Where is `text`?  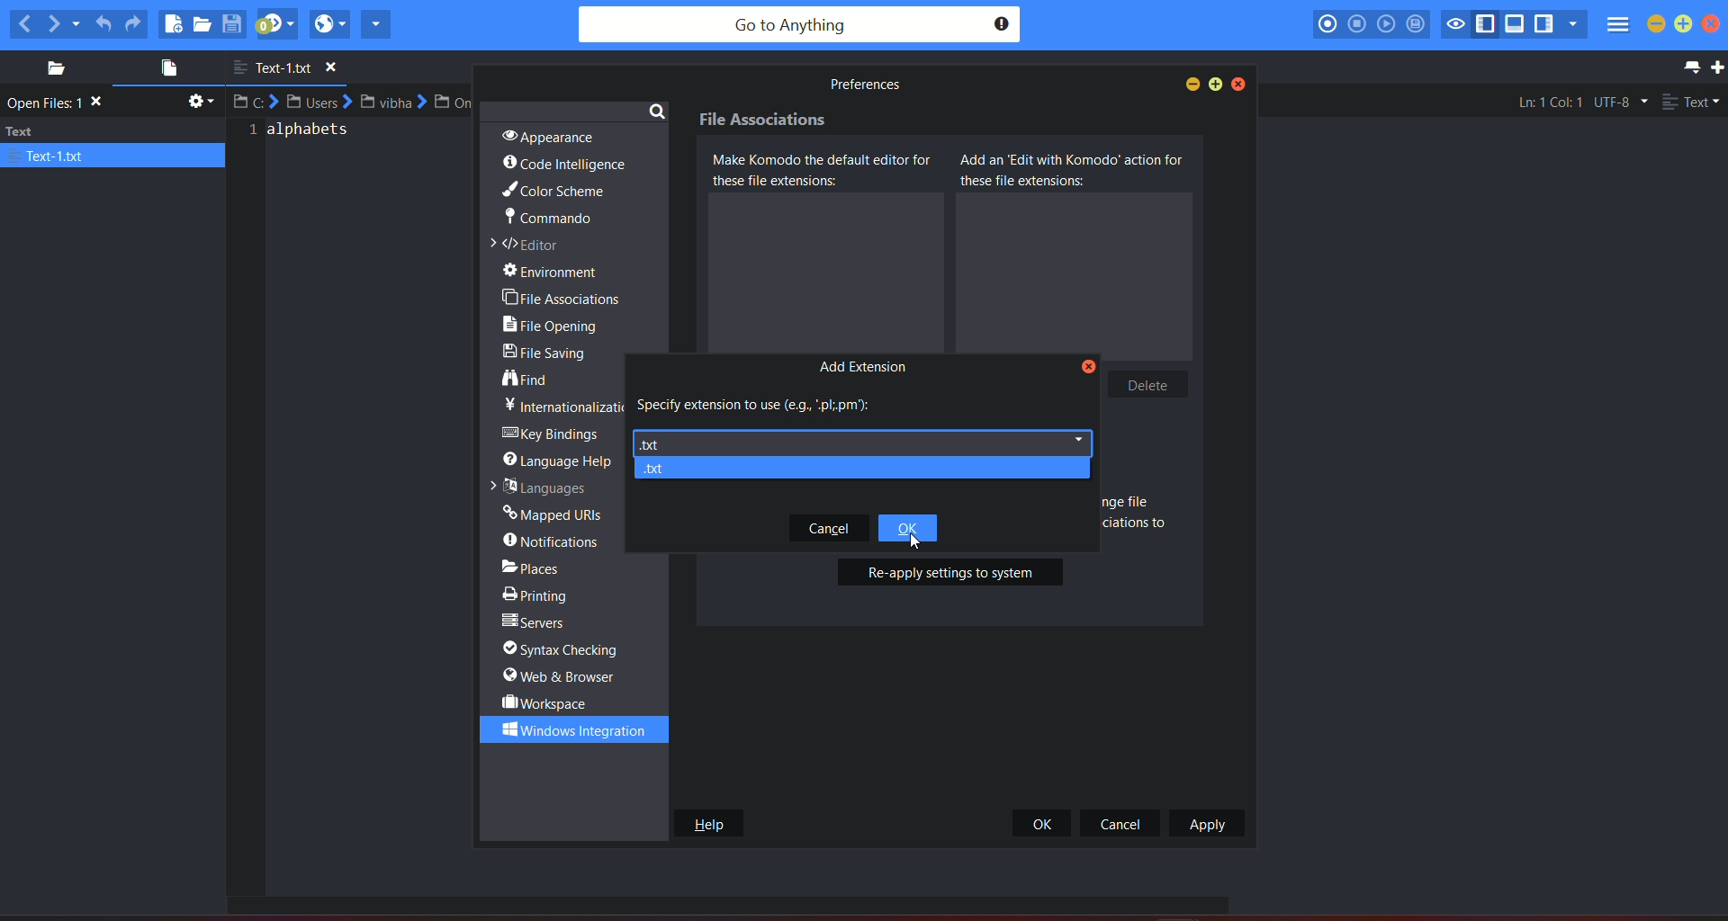 text is located at coordinates (558, 405).